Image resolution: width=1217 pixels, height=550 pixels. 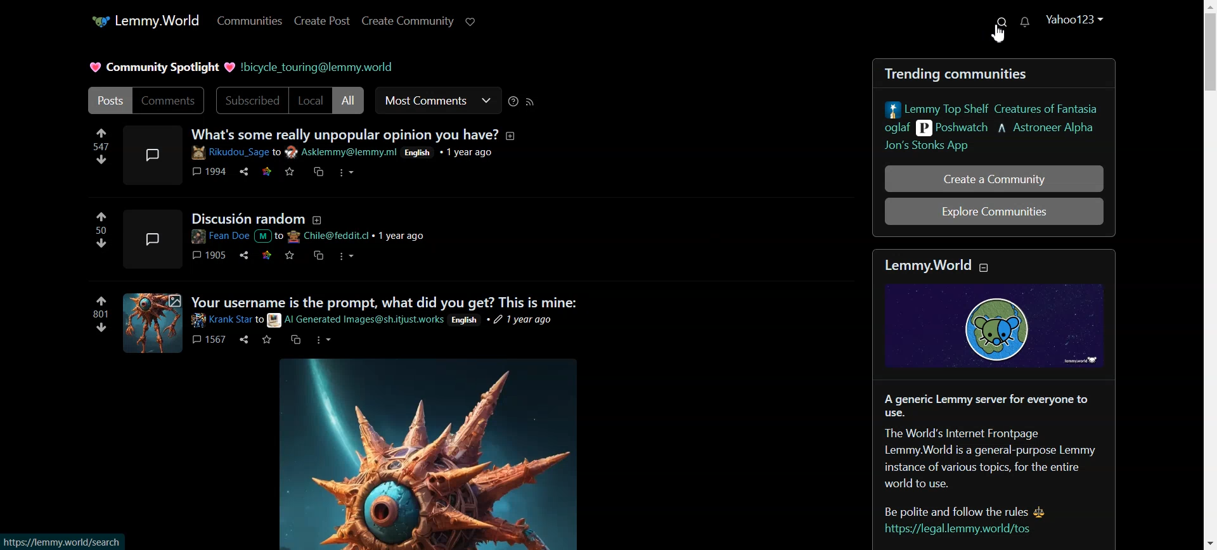 I want to click on Most Comments, so click(x=437, y=99).